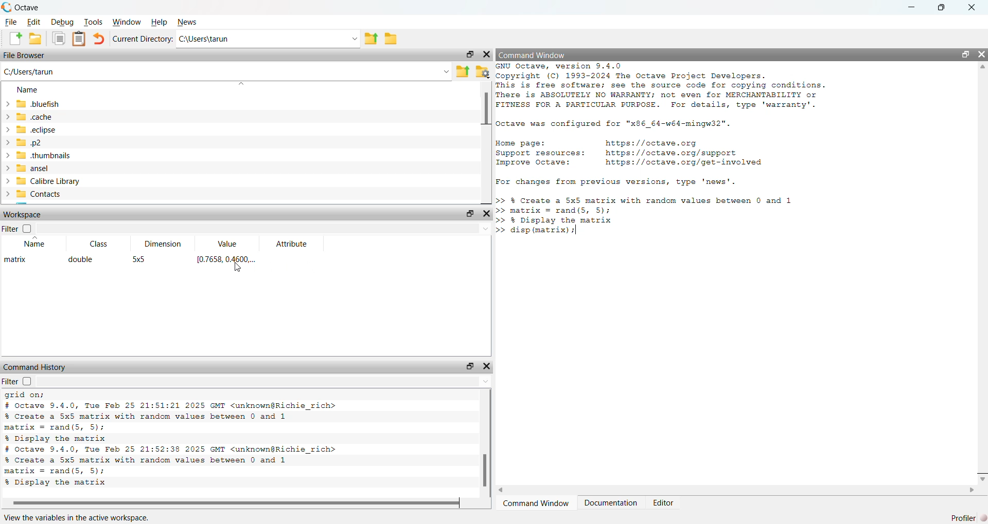 The height and width of the screenshot is (524, 988). What do you see at coordinates (486, 54) in the screenshot?
I see `close` at bounding box center [486, 54].